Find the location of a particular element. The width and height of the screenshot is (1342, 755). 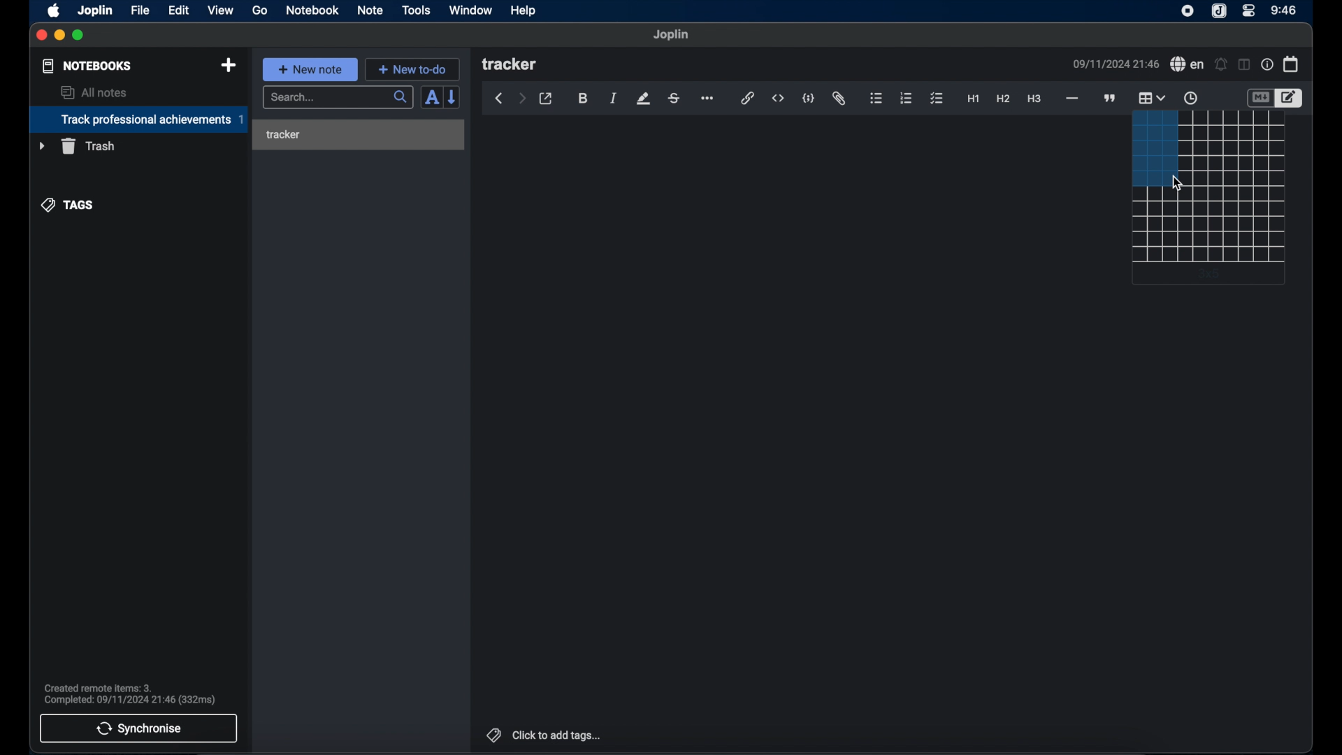

tags is located at coordinates (68, 204).